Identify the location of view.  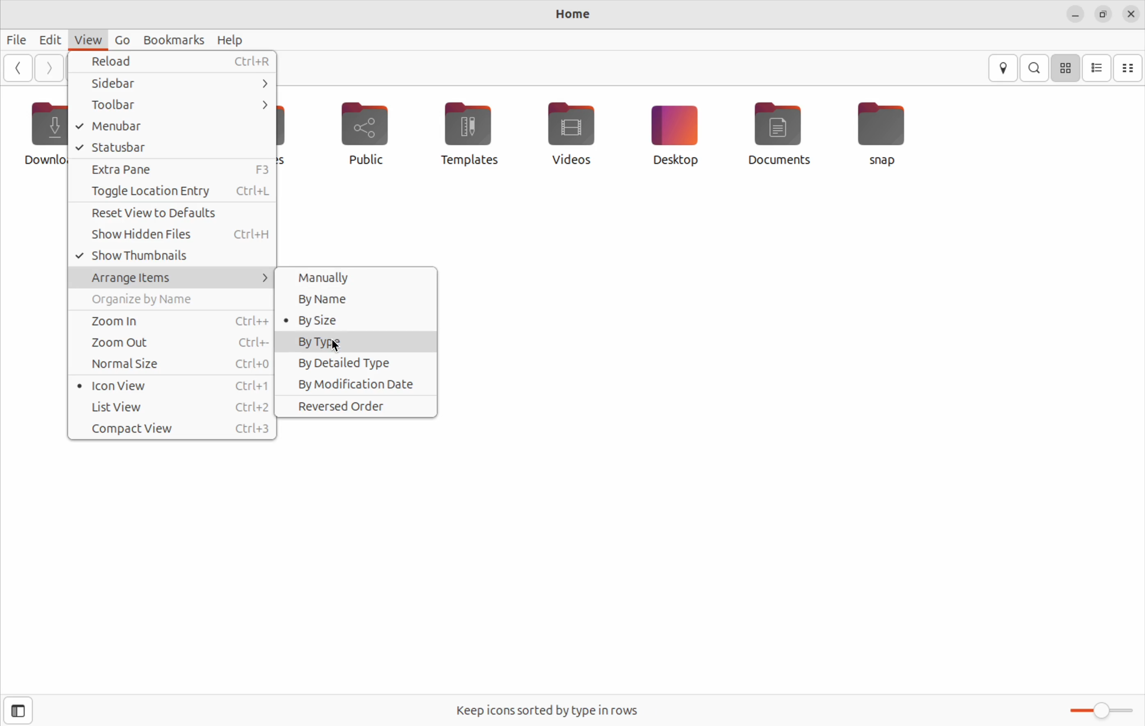
(85, 39).